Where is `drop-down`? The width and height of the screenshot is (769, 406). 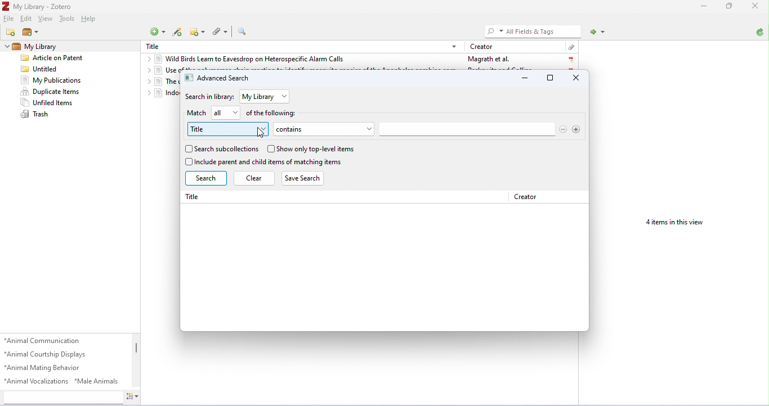
drop-down is located at coordinates (263, 129).